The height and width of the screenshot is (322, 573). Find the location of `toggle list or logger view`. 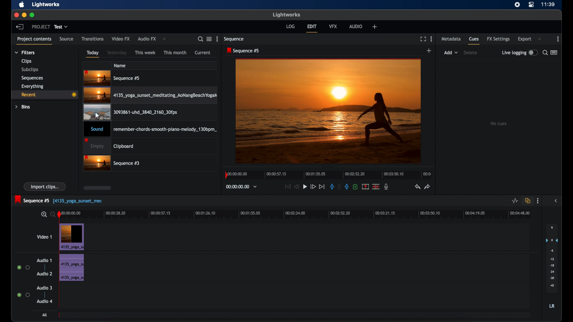

toggle list or logger view is located at coordinates (555, 52).